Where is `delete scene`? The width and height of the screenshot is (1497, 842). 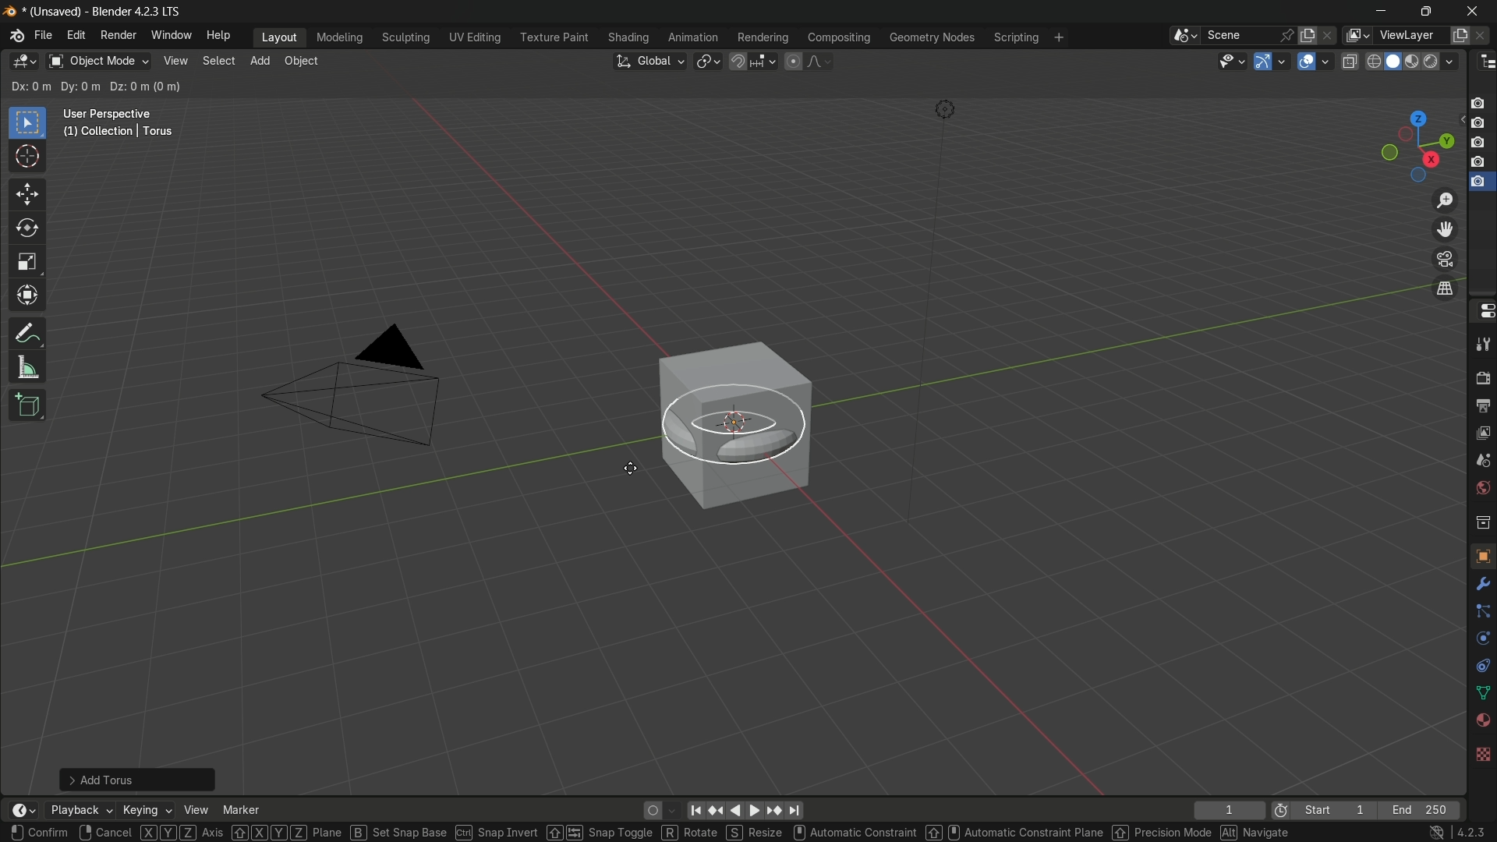
delete scene is located at coordinates (1329, 35).